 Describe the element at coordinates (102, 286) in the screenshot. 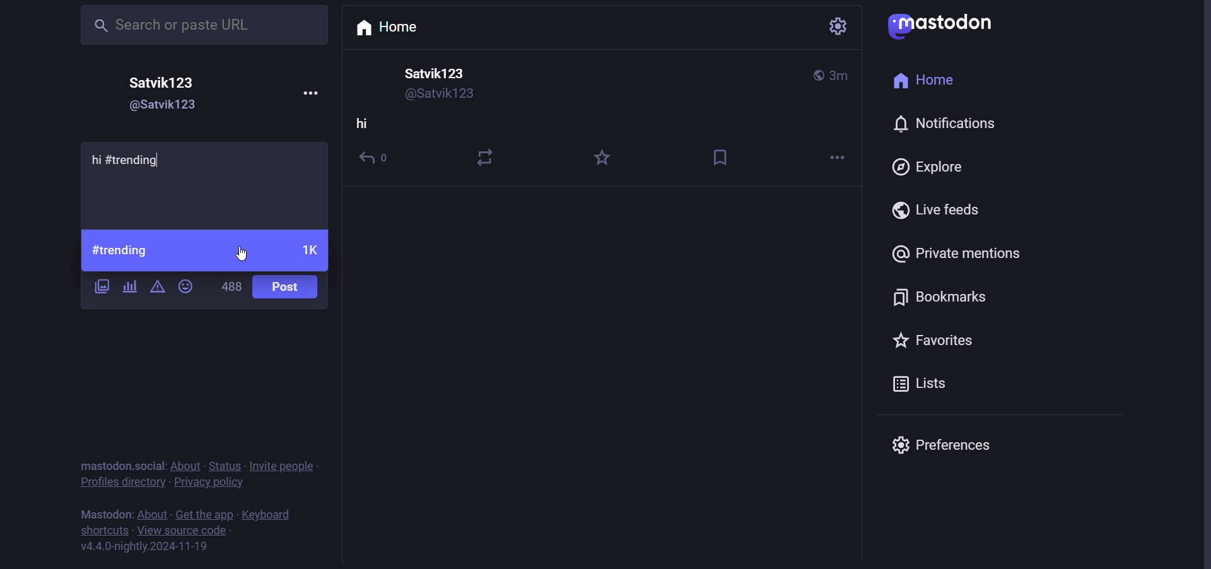

I see `image/video` at that location.